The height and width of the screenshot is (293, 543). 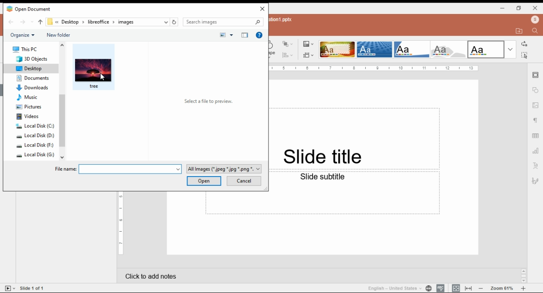 I want to click on text art  settings, so click(x=535, y=165).